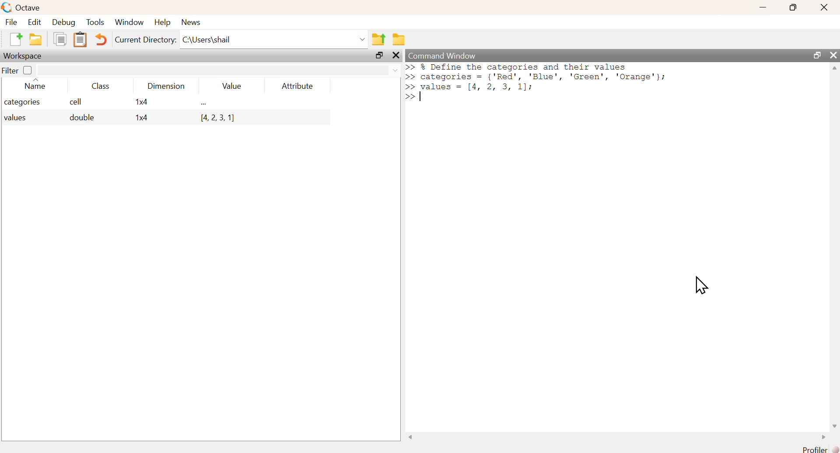  Describe the element at coordinates (396, 55) in the screenshot. I see `close` at that location.